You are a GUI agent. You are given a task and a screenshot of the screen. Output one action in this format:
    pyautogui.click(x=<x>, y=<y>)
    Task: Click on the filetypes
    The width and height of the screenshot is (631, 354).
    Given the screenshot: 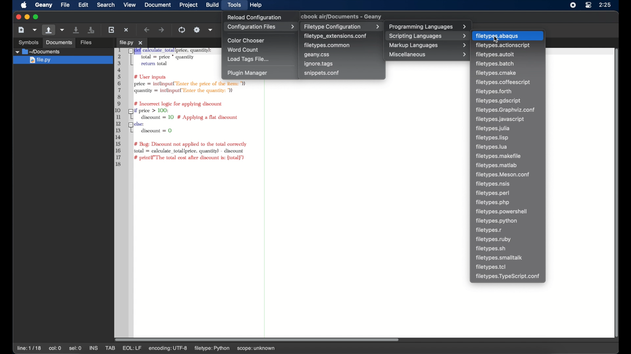 What is the action you would take?
    pyautogui.click(x=503, y=82)
    